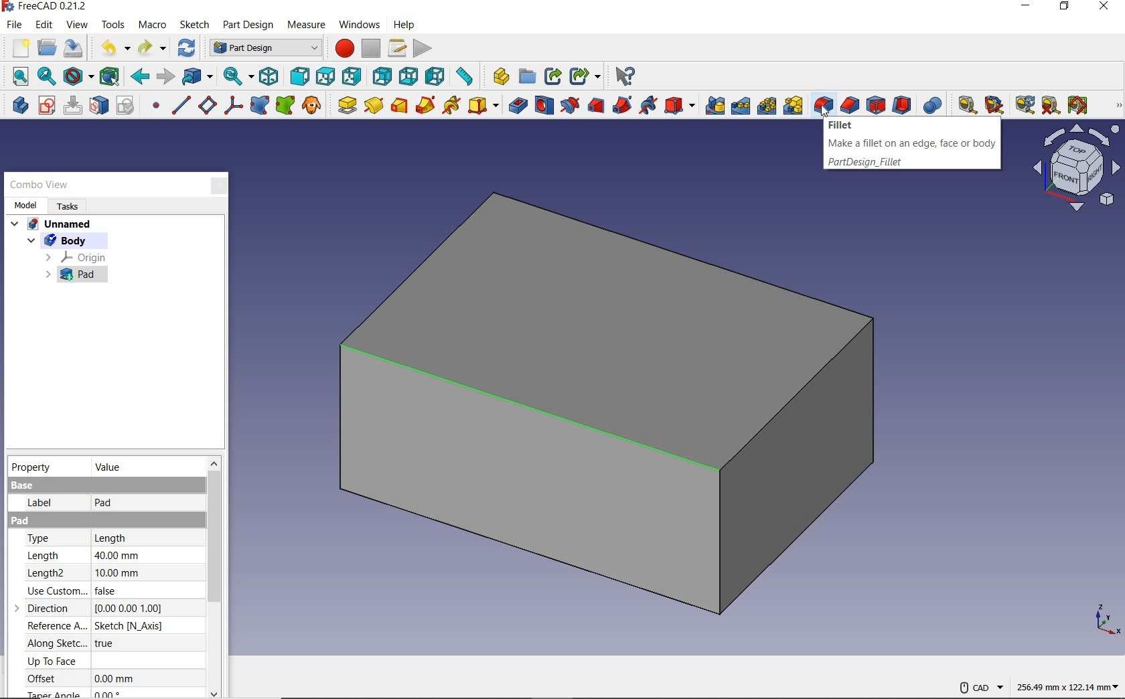 The width and height of the screenshot is (1125, 699). Describe the element at coordinates (552, 78) in the screenshot. I see `make link` at that location.